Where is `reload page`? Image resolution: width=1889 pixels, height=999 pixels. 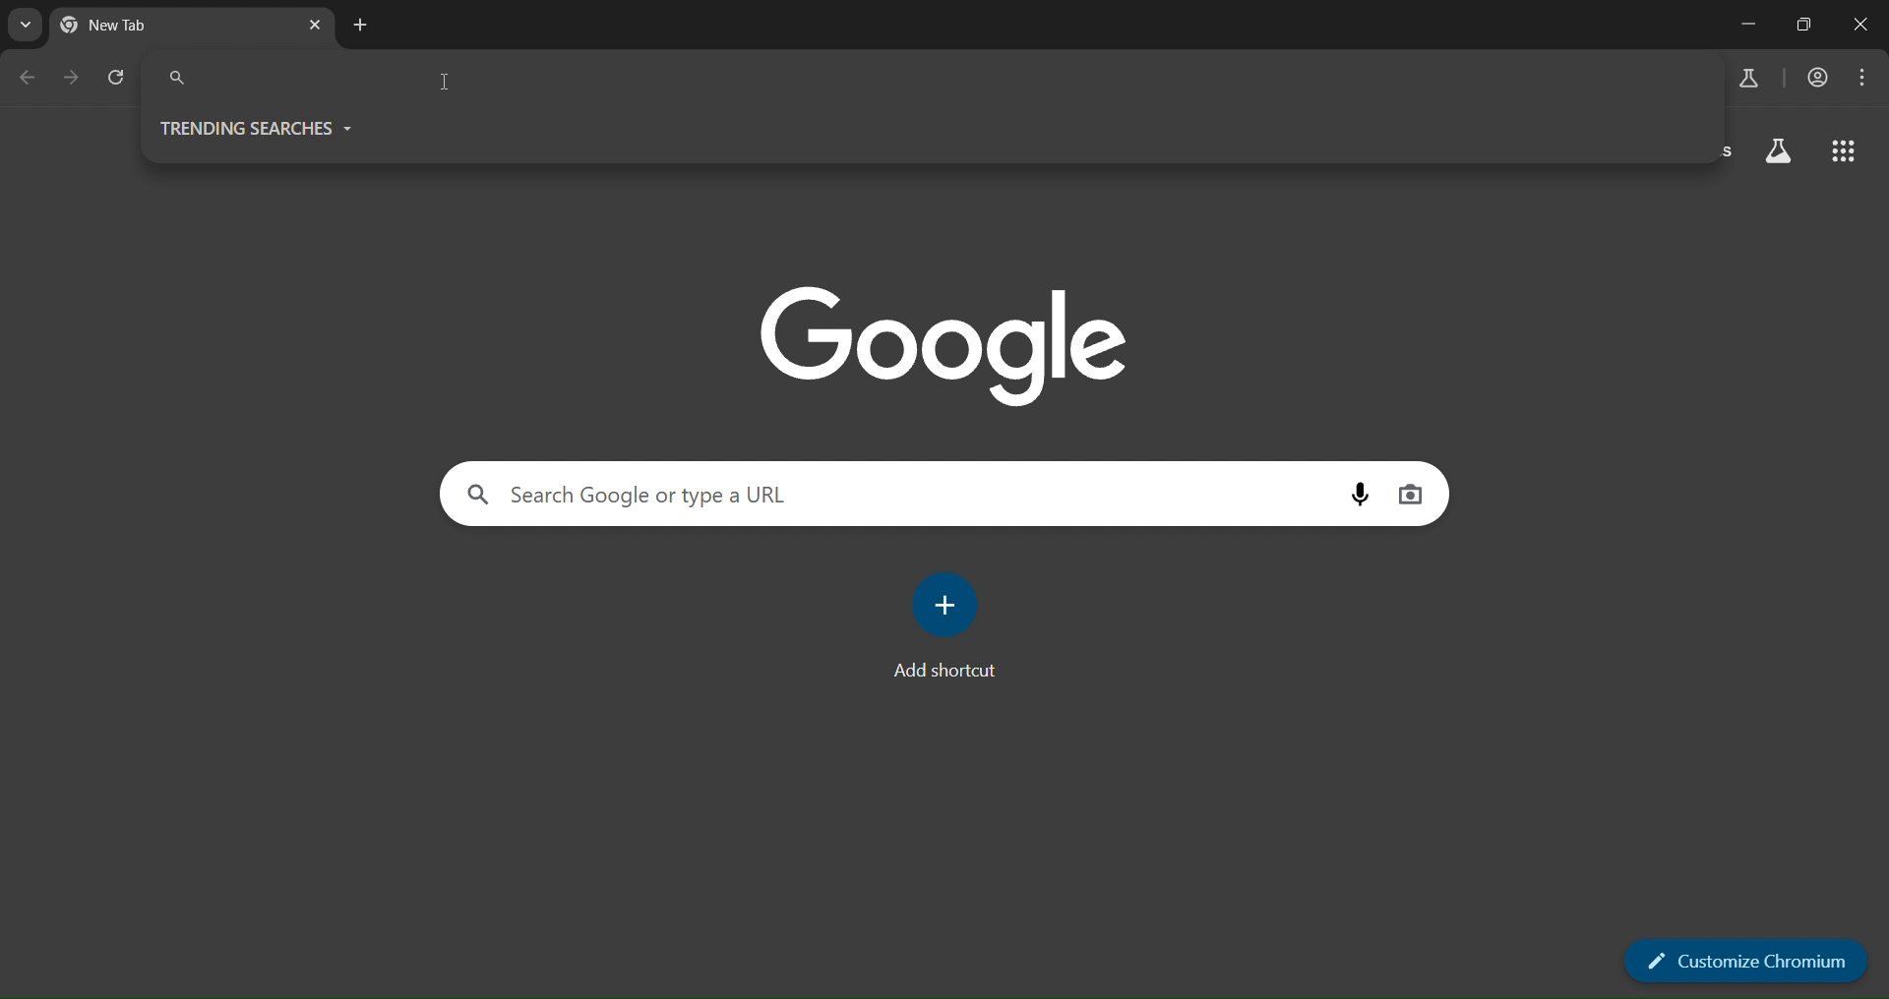 reload page is located at coordinates (119, 78).